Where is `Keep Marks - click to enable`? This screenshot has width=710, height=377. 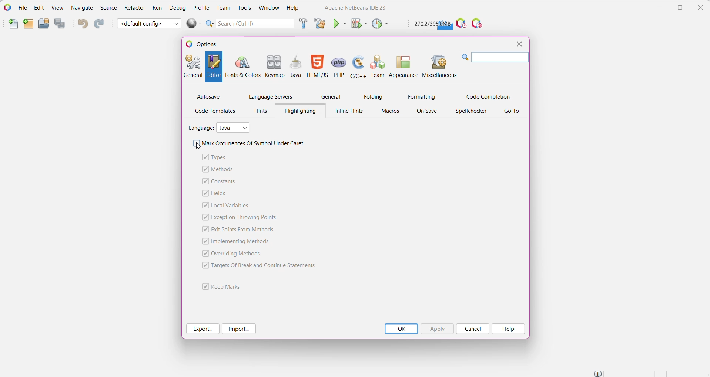
Keep Marks - click to enable is located at coordinates (230, 286).